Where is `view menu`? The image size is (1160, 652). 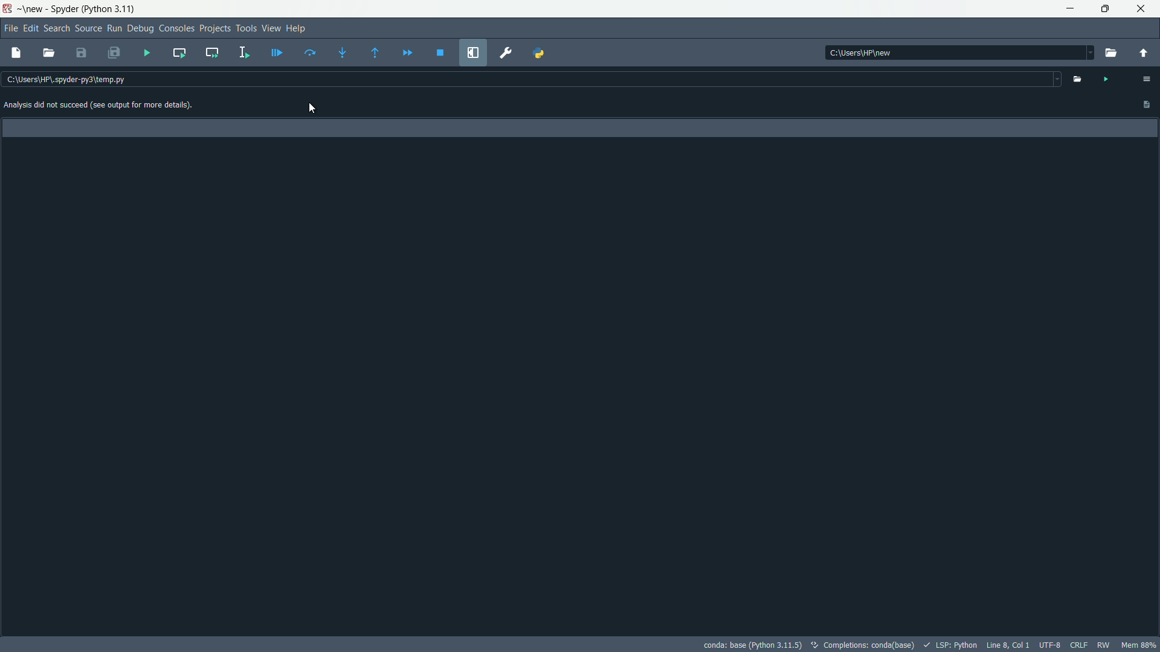
view menu is located at coordinates (269, 30).